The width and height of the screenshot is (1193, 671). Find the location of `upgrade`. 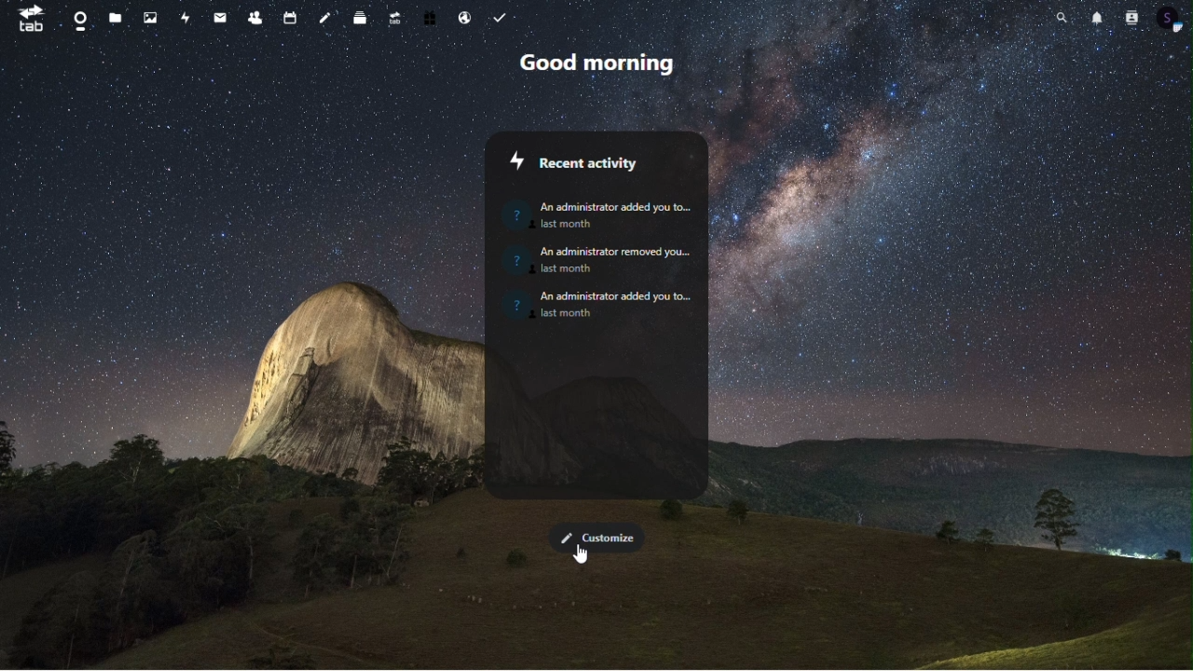

upgrade is located at coordinates (394, 19).